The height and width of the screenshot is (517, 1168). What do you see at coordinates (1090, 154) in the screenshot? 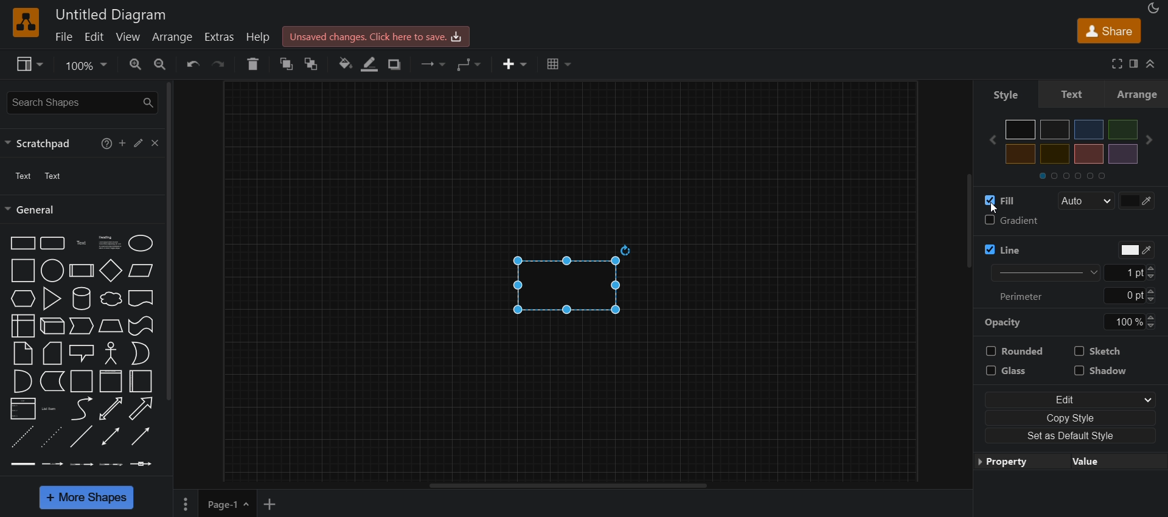
I see `yellow` at bounding box center [1090, 154].